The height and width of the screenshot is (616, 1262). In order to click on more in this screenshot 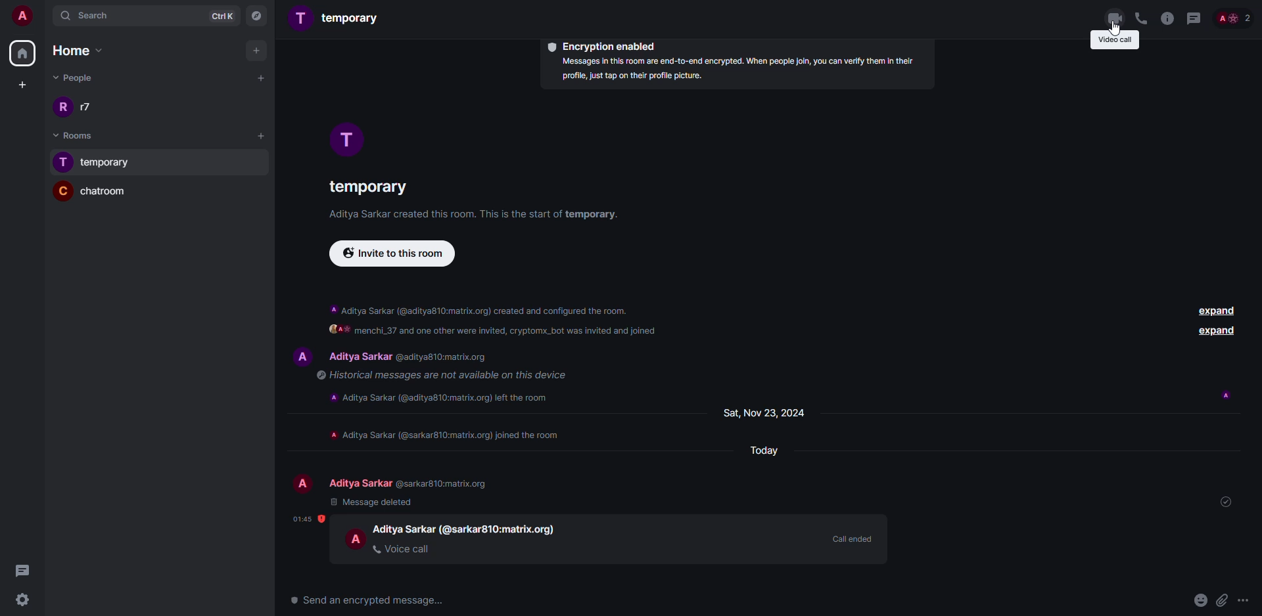, I will do `click(1246, 602)`.